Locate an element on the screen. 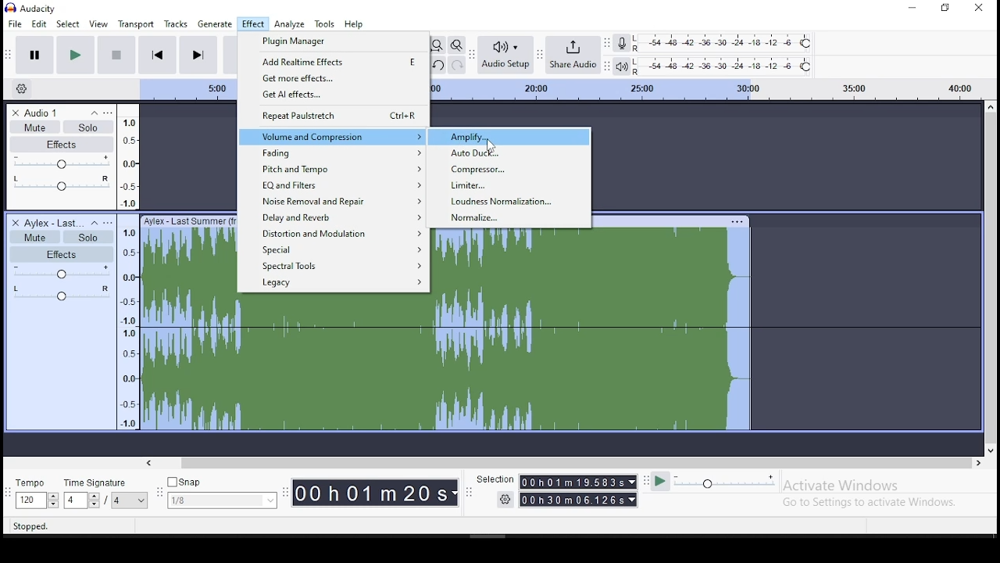  effects is located at coordinates (62, 145).